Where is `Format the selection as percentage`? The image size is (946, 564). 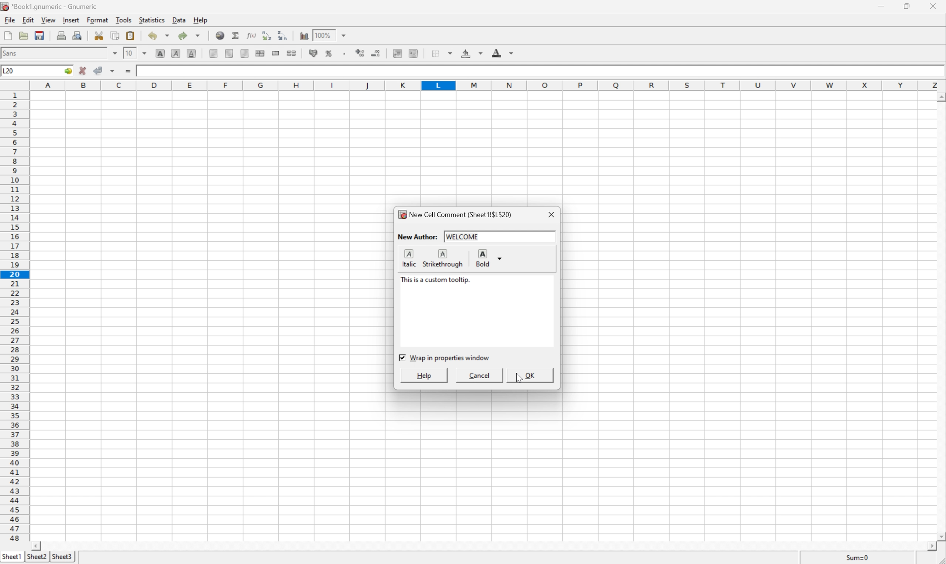
Format the selection as percentage is located at coordinates (329, 53).